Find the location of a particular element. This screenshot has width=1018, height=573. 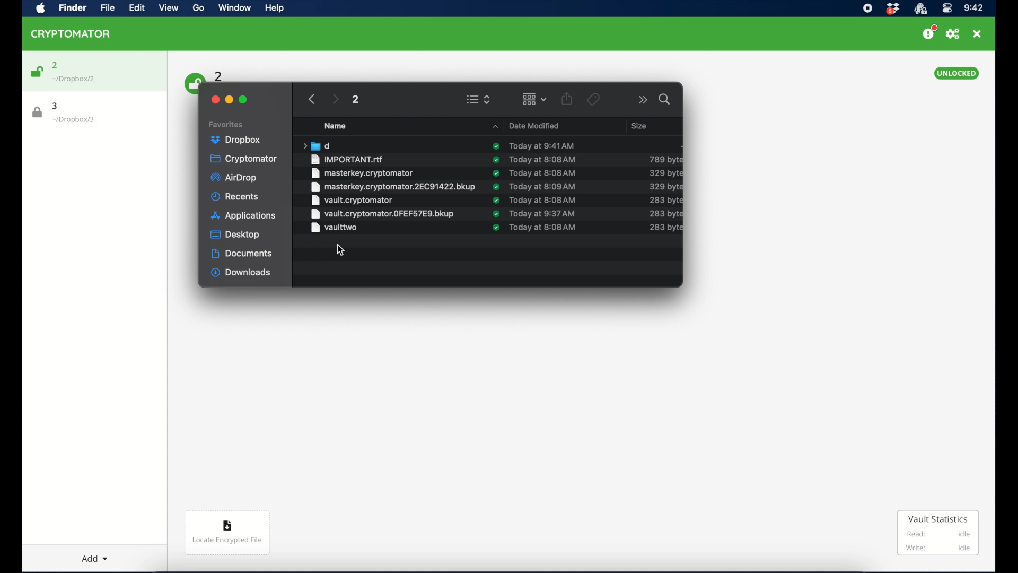

lock icon is located at coordinates (38, 112).